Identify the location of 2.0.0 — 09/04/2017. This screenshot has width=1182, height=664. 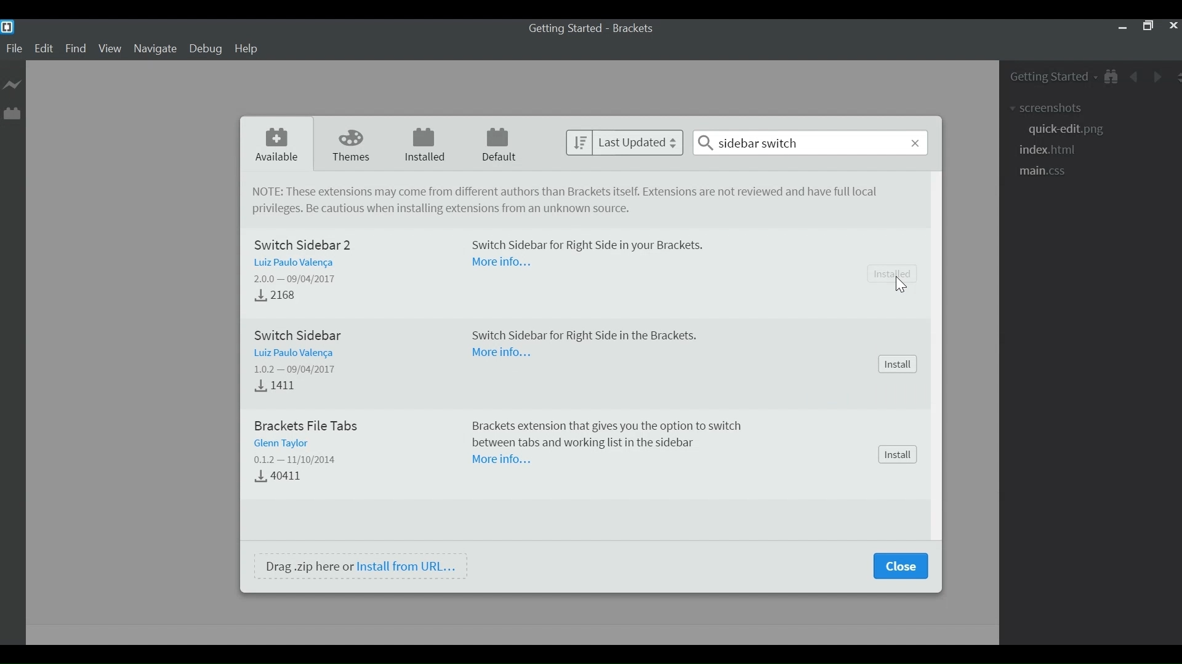
(302, 280).